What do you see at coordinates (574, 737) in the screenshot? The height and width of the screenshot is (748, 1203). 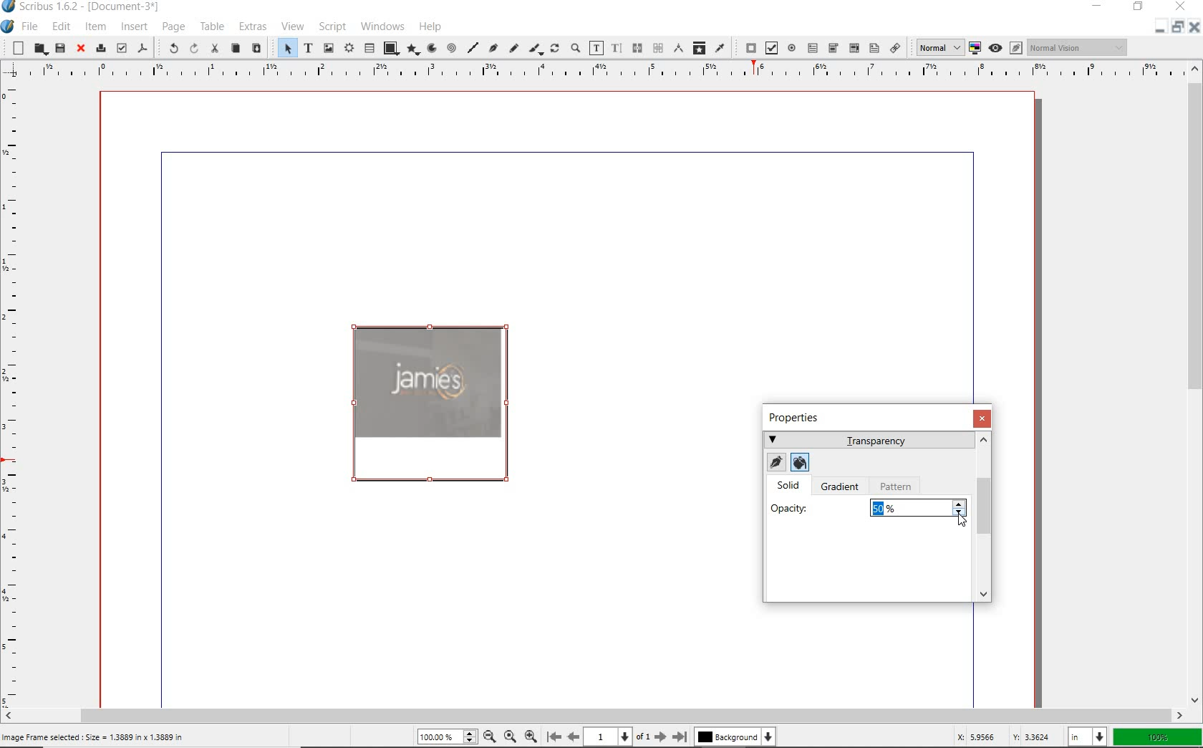 I see `previous` at bounding box center [574, 737].